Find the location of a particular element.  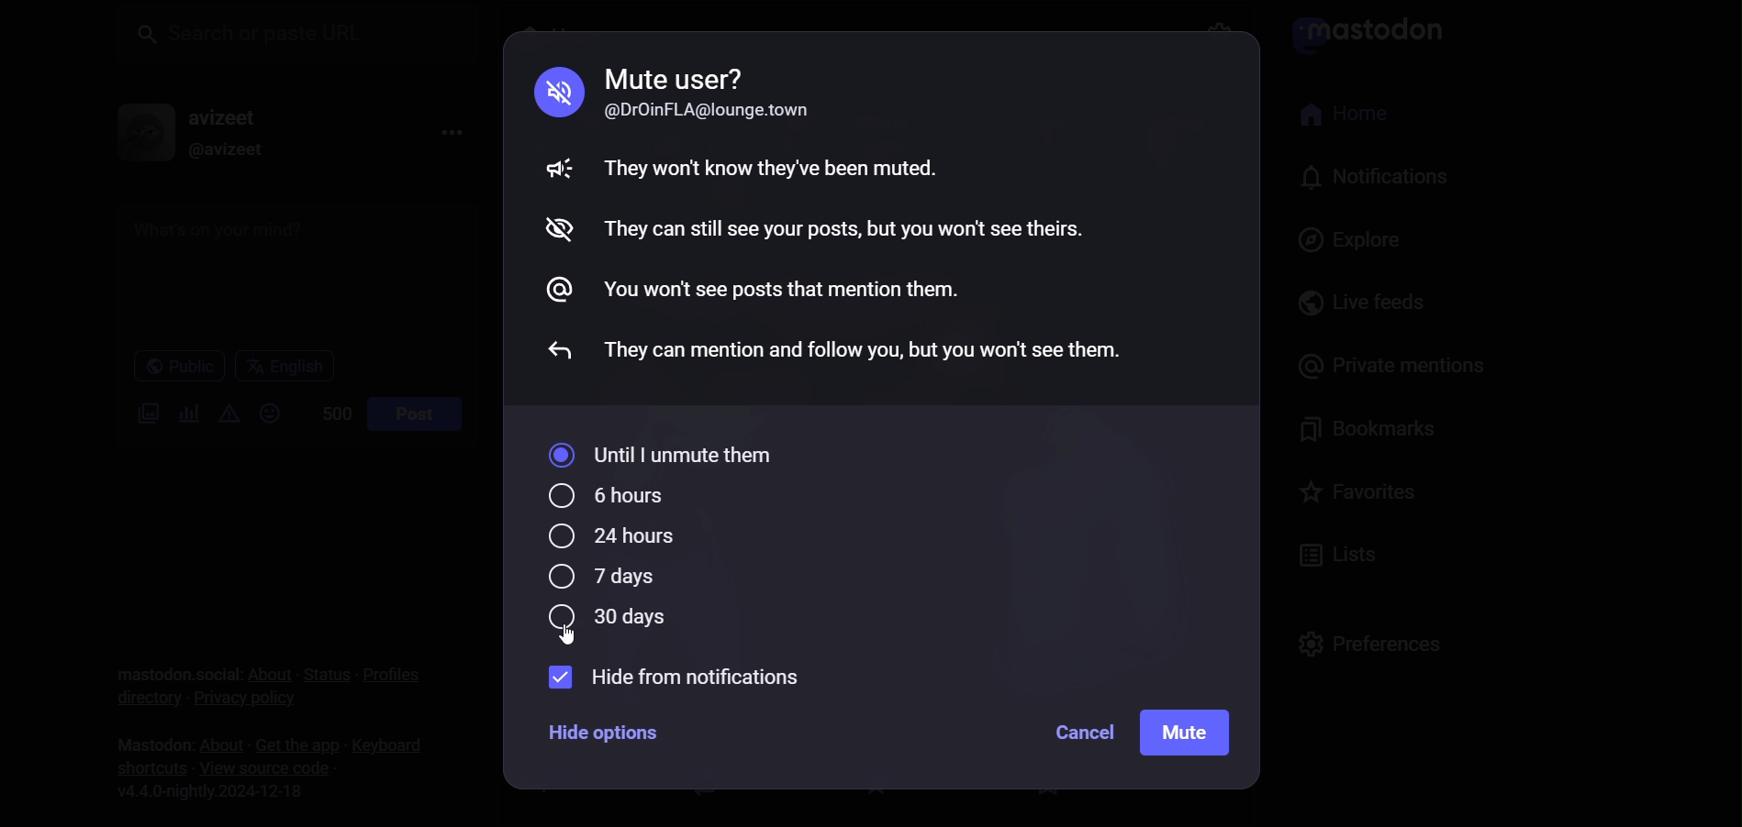

24 hours is located at coordinates (609, 539).